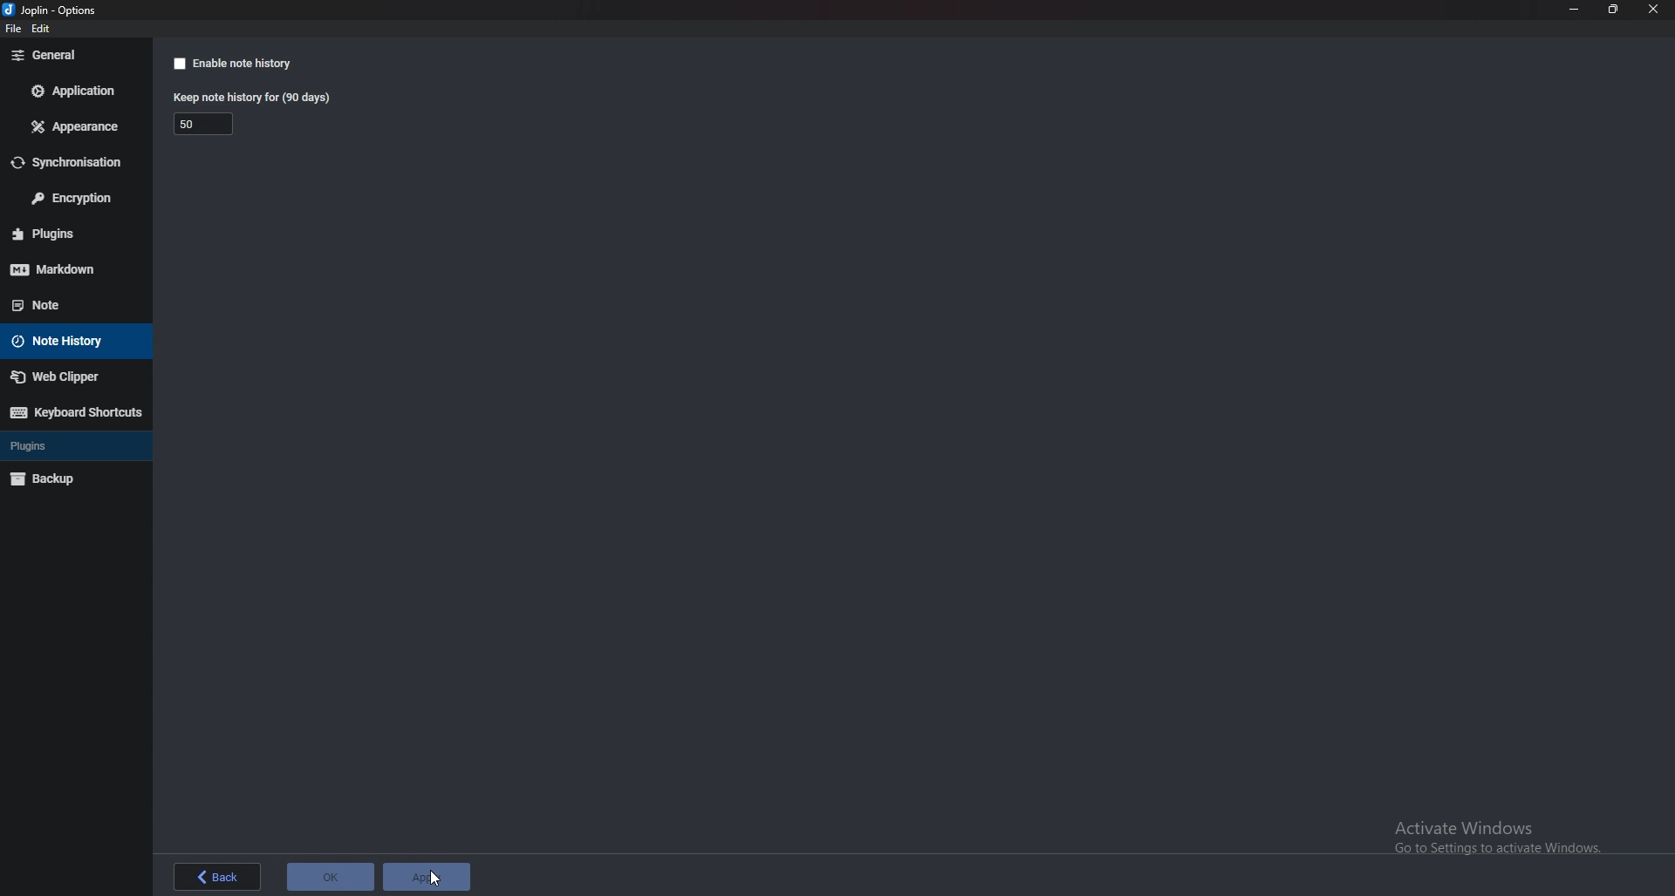  I want to click on plugins, so click(72, 233).